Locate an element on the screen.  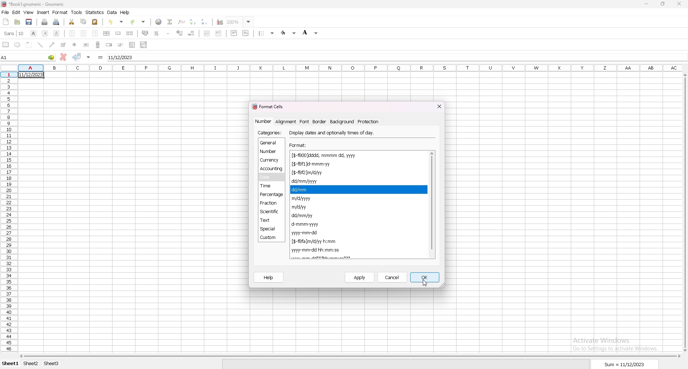
general is located at coordinates (271, 142).